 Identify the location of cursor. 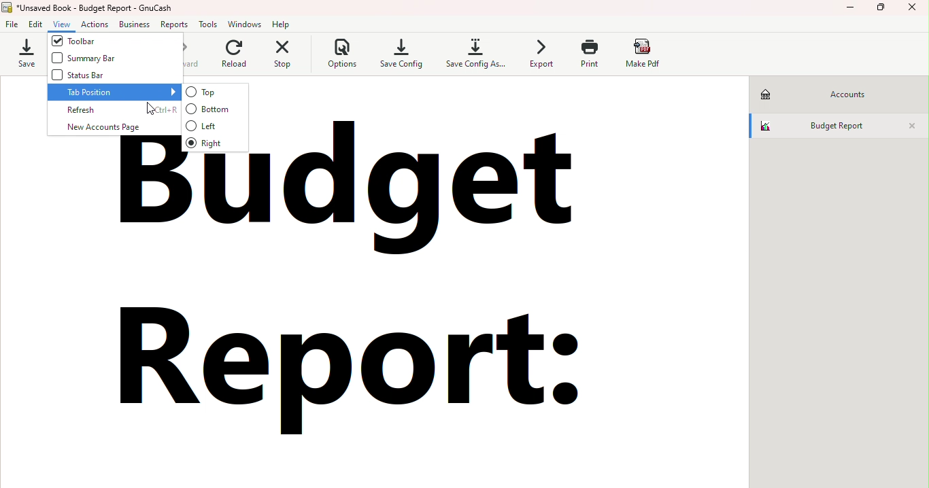
(151, 109).